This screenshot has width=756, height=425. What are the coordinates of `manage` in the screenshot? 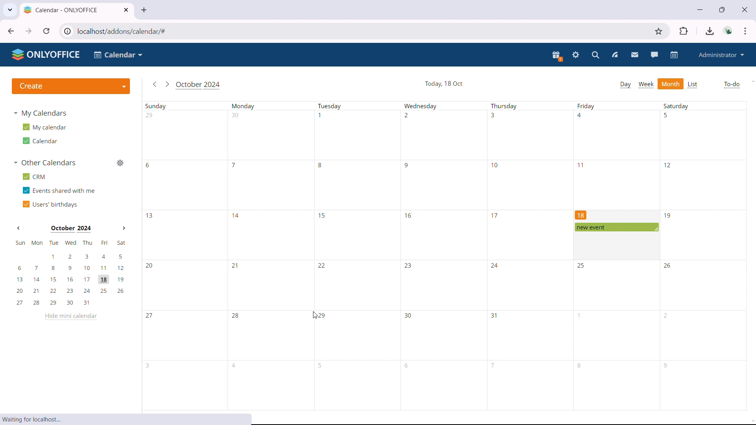 It's located at (120, 162).